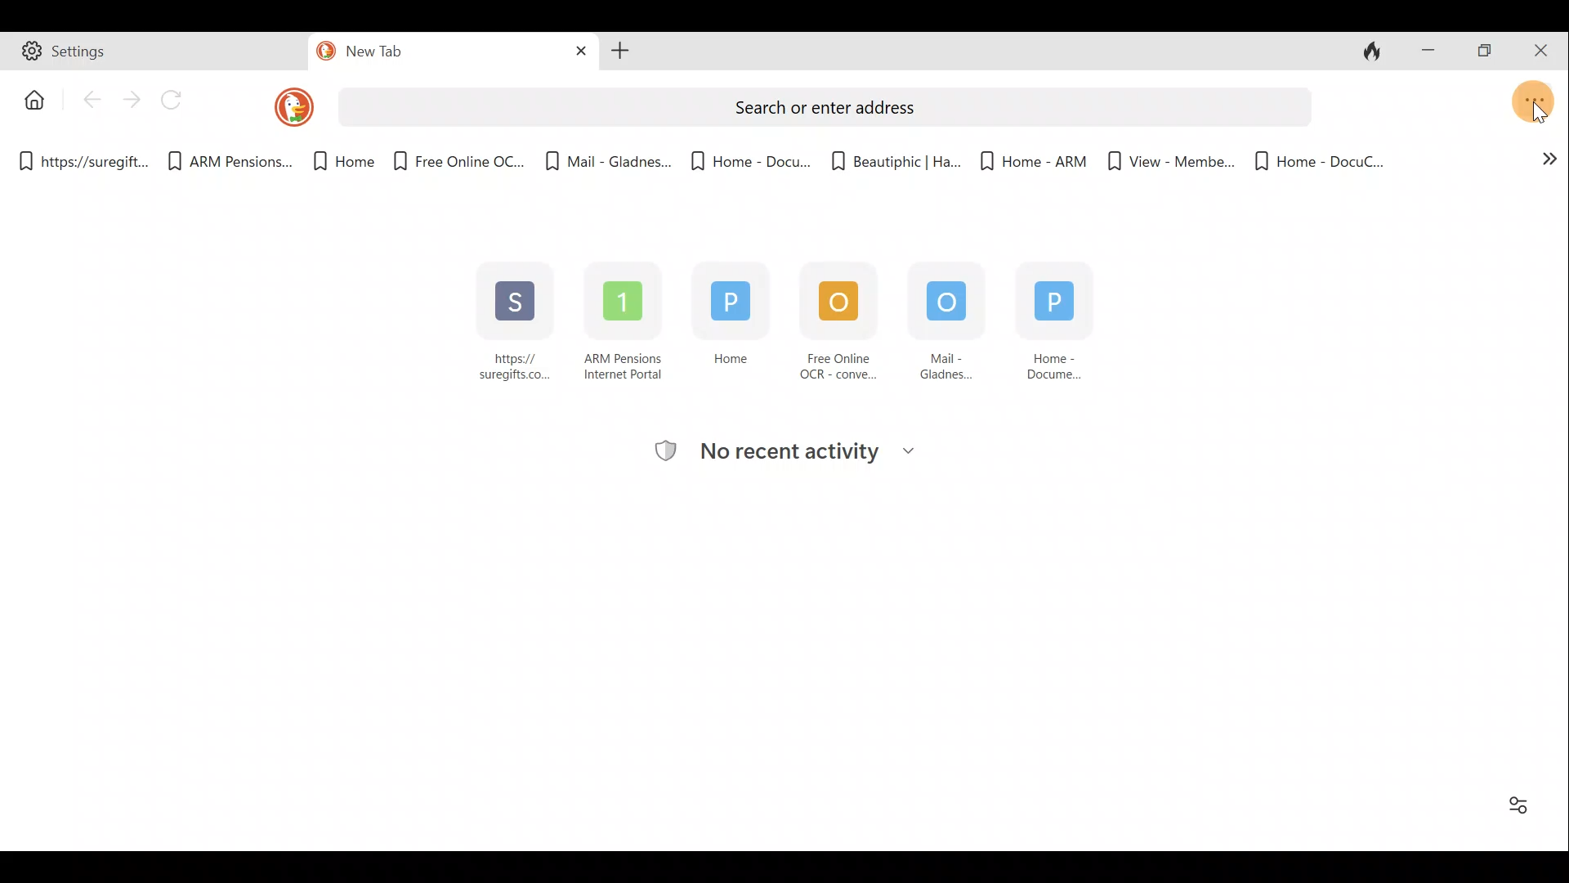 The height and width of the screenshot is (883, 1569). I want to click on Free Online OCR - conve, so click(834, 321).